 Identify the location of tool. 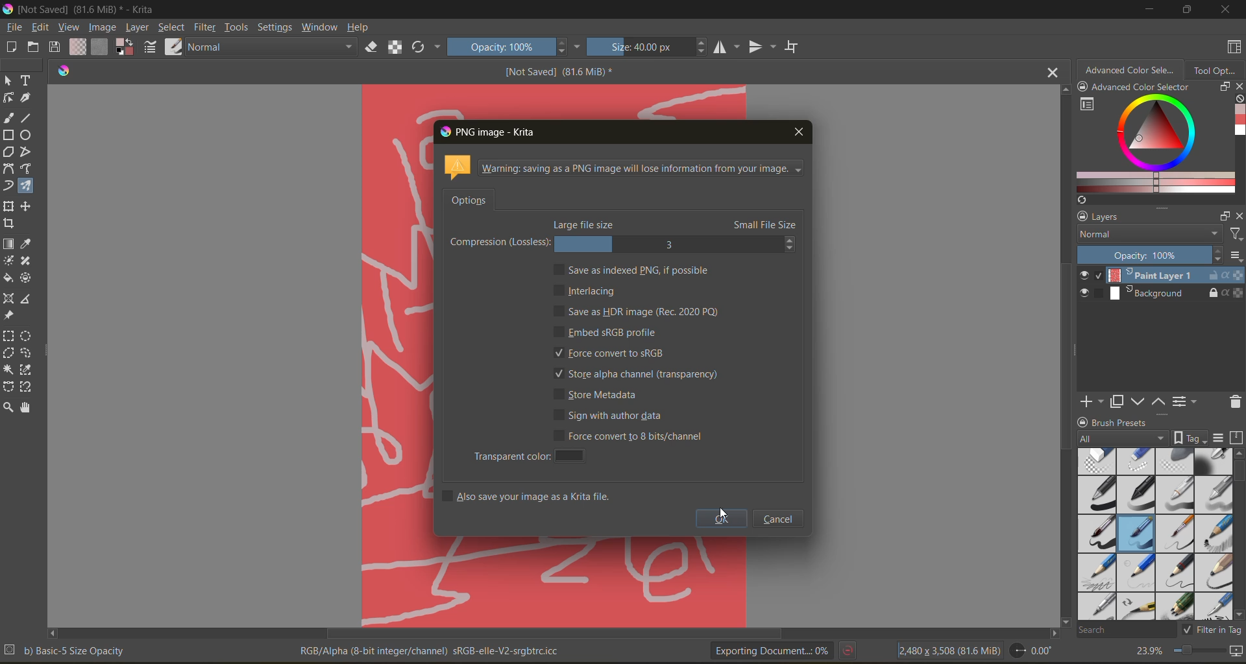
(26, 186).